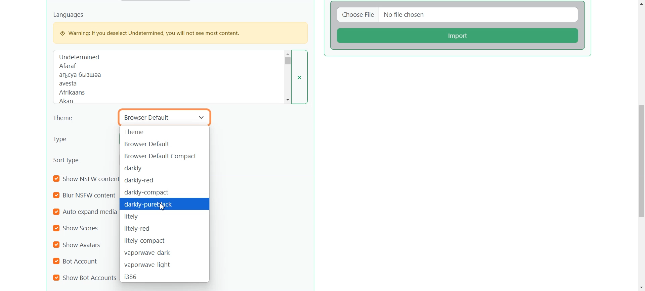  What do you see at coordinates (85, 212) in the screenshot?
I see `Auto expand media` at bounding box center [85, 212].